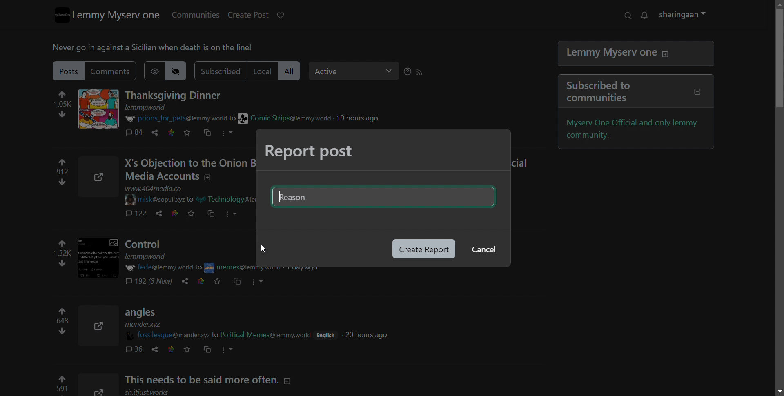 The height and width of the screenshot is (396, 784). Describe the element at coordinates (358, 71) in the screenshot. I see `Active(select relevance)` at that location.